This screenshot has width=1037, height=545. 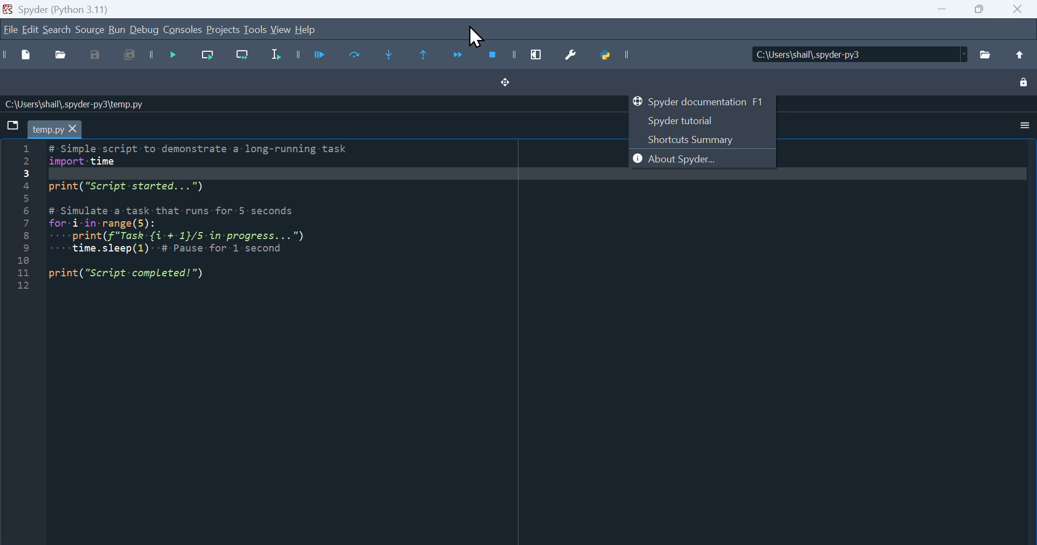 What do you see at coordinates (691, 122) in the screenshot?
I see `Spyder tutorial` at bounding box center [691, 122].